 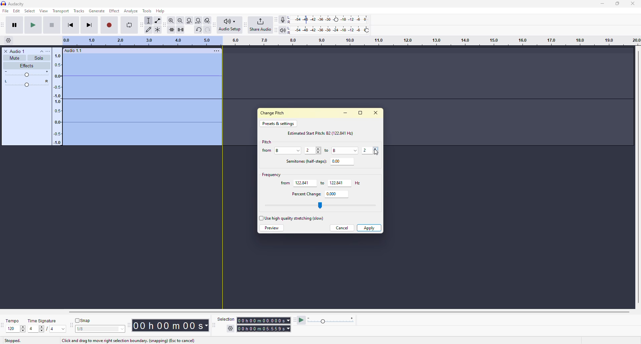 What do you see at coordinates (31, 329) in the screenshot?
I see `4` at bounding box center [31, 329].